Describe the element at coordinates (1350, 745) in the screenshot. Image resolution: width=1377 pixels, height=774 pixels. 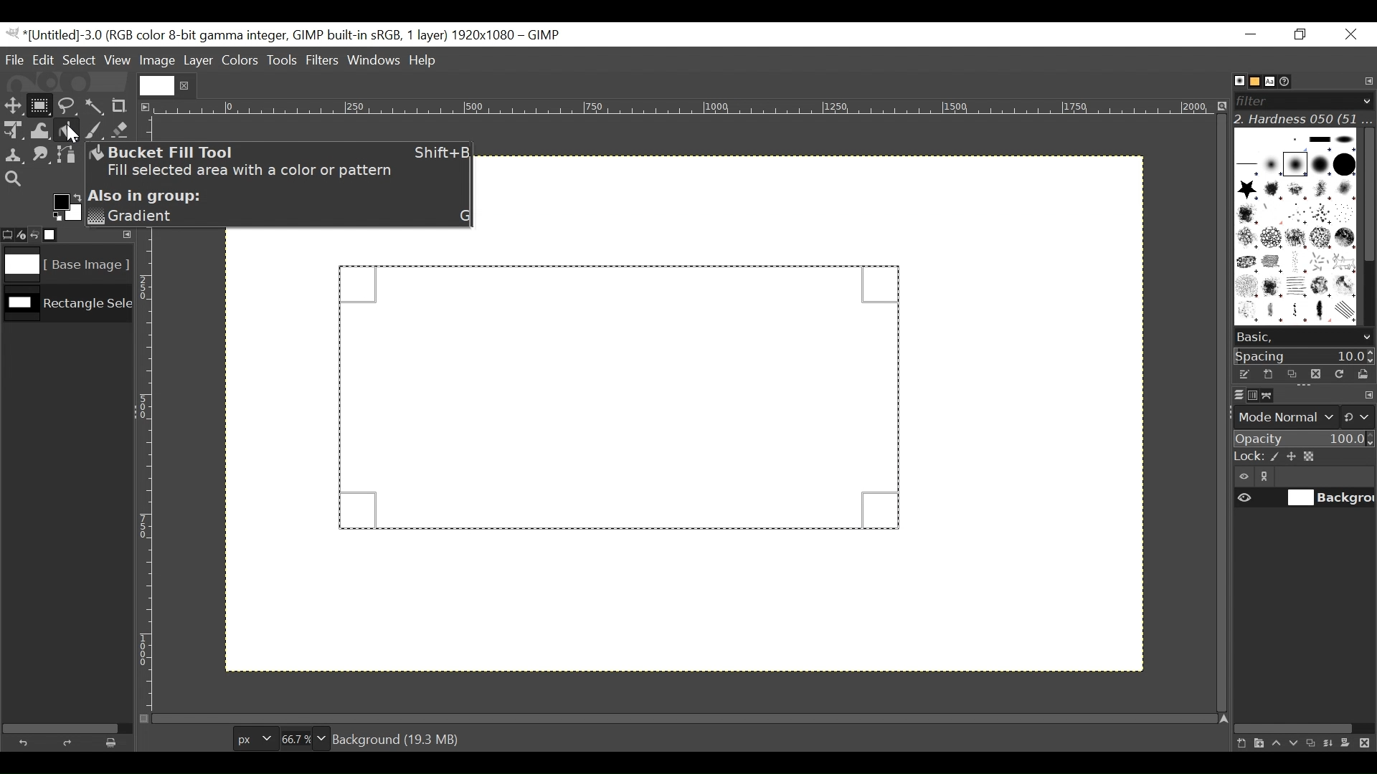
I see `Add a mask` at that location.